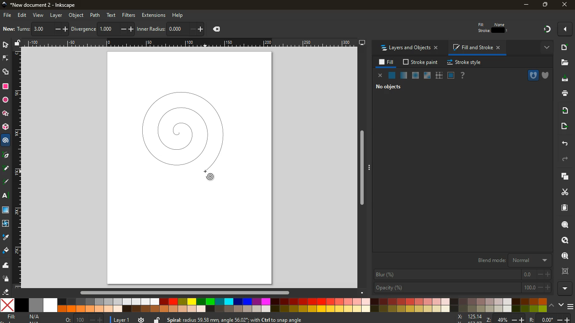  I want to click on inkscape, so click(46, 5).